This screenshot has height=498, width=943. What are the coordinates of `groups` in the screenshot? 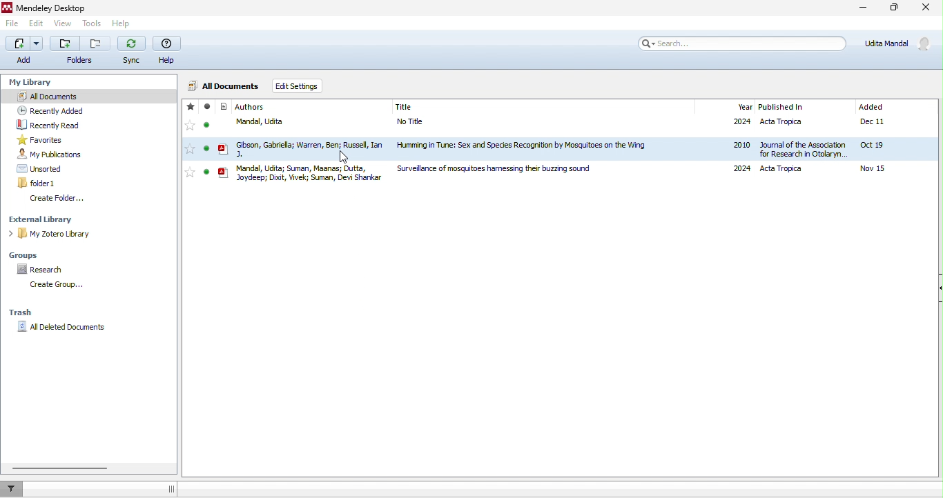 It's located at (26, 254).